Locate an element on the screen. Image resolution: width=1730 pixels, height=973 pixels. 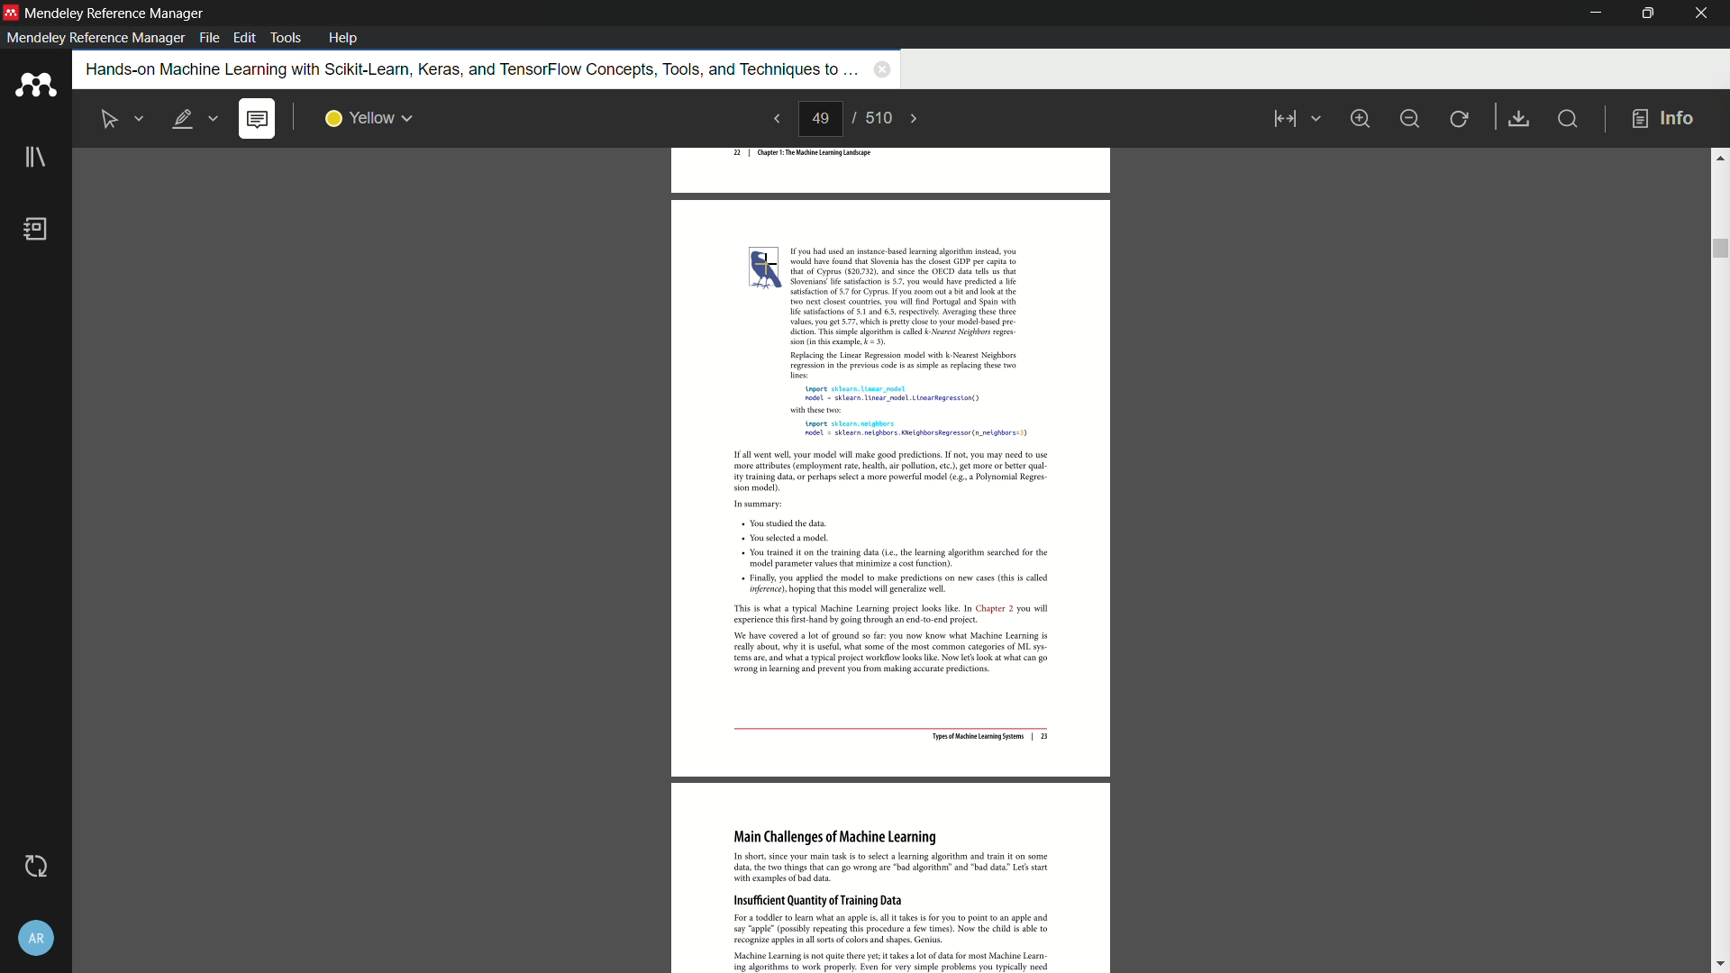
select is located at coordinates (110, 118).